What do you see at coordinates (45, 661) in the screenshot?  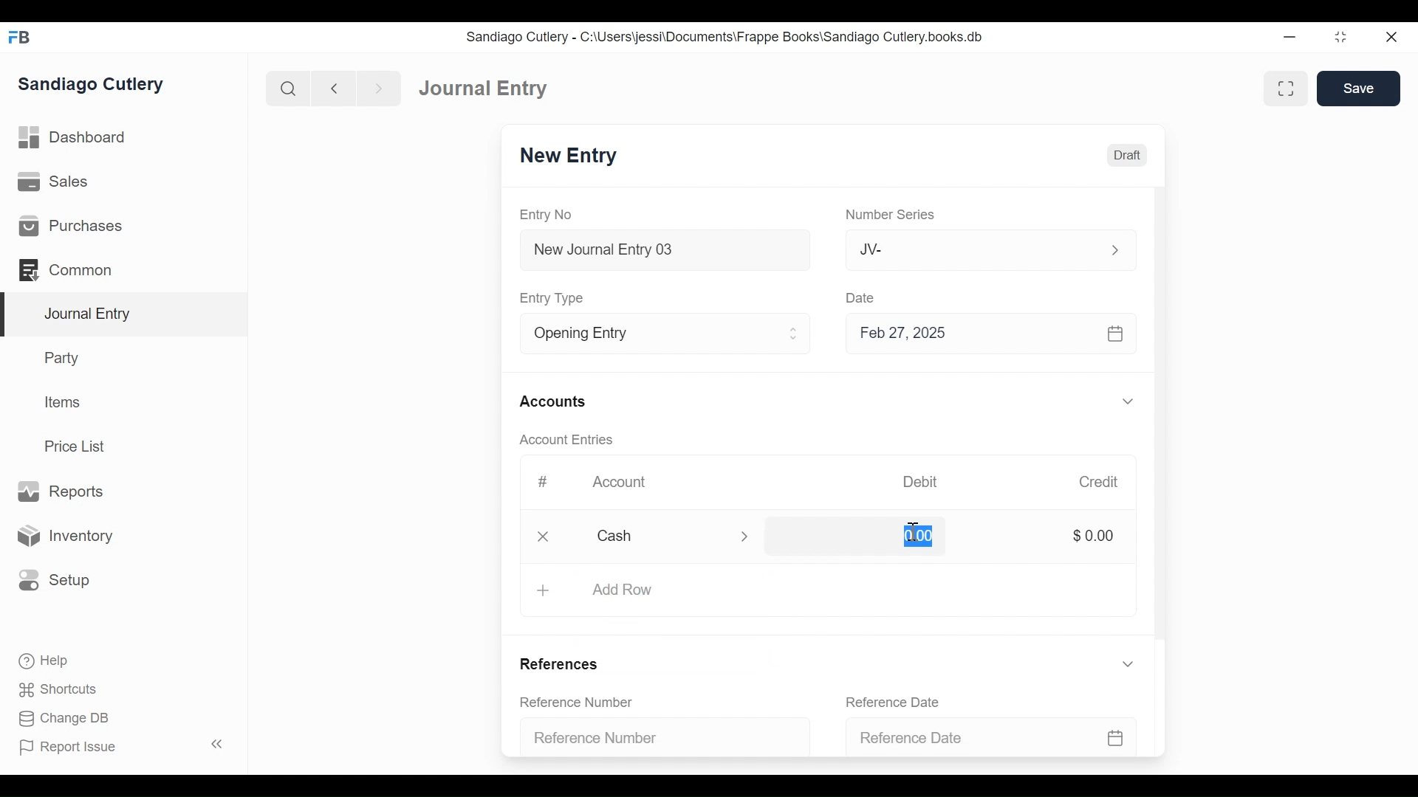 I see `Help` at bounding box center [45, 661].